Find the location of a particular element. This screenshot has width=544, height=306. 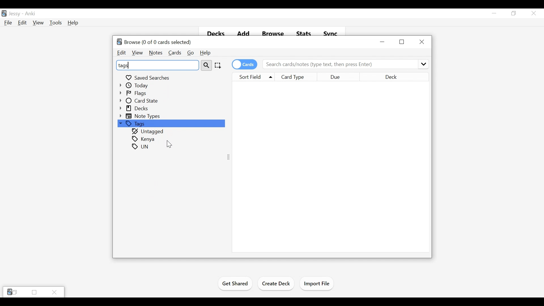

Search Tool is located at coordinates (207, 65).